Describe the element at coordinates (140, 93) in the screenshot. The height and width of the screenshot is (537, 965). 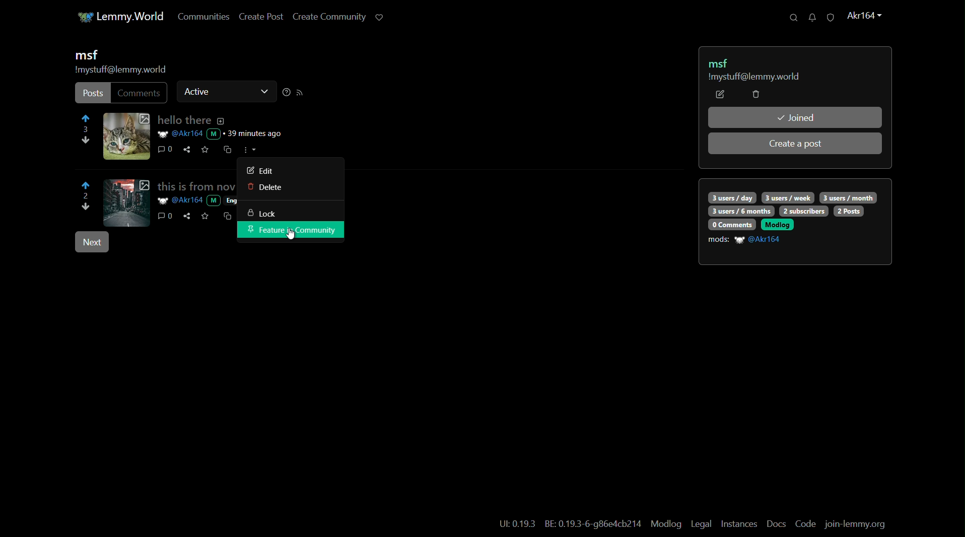
I see `comment` at that location.